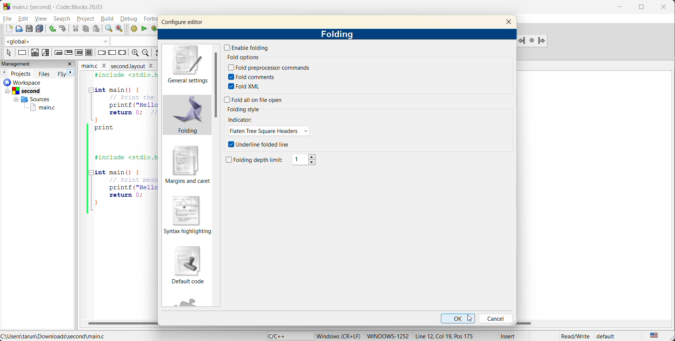 The width and height of the screenshot is (675, 341). What do you see at coordinates (52, 28) in the screenshot?
I see `undo` at bounding box center [52, 28].